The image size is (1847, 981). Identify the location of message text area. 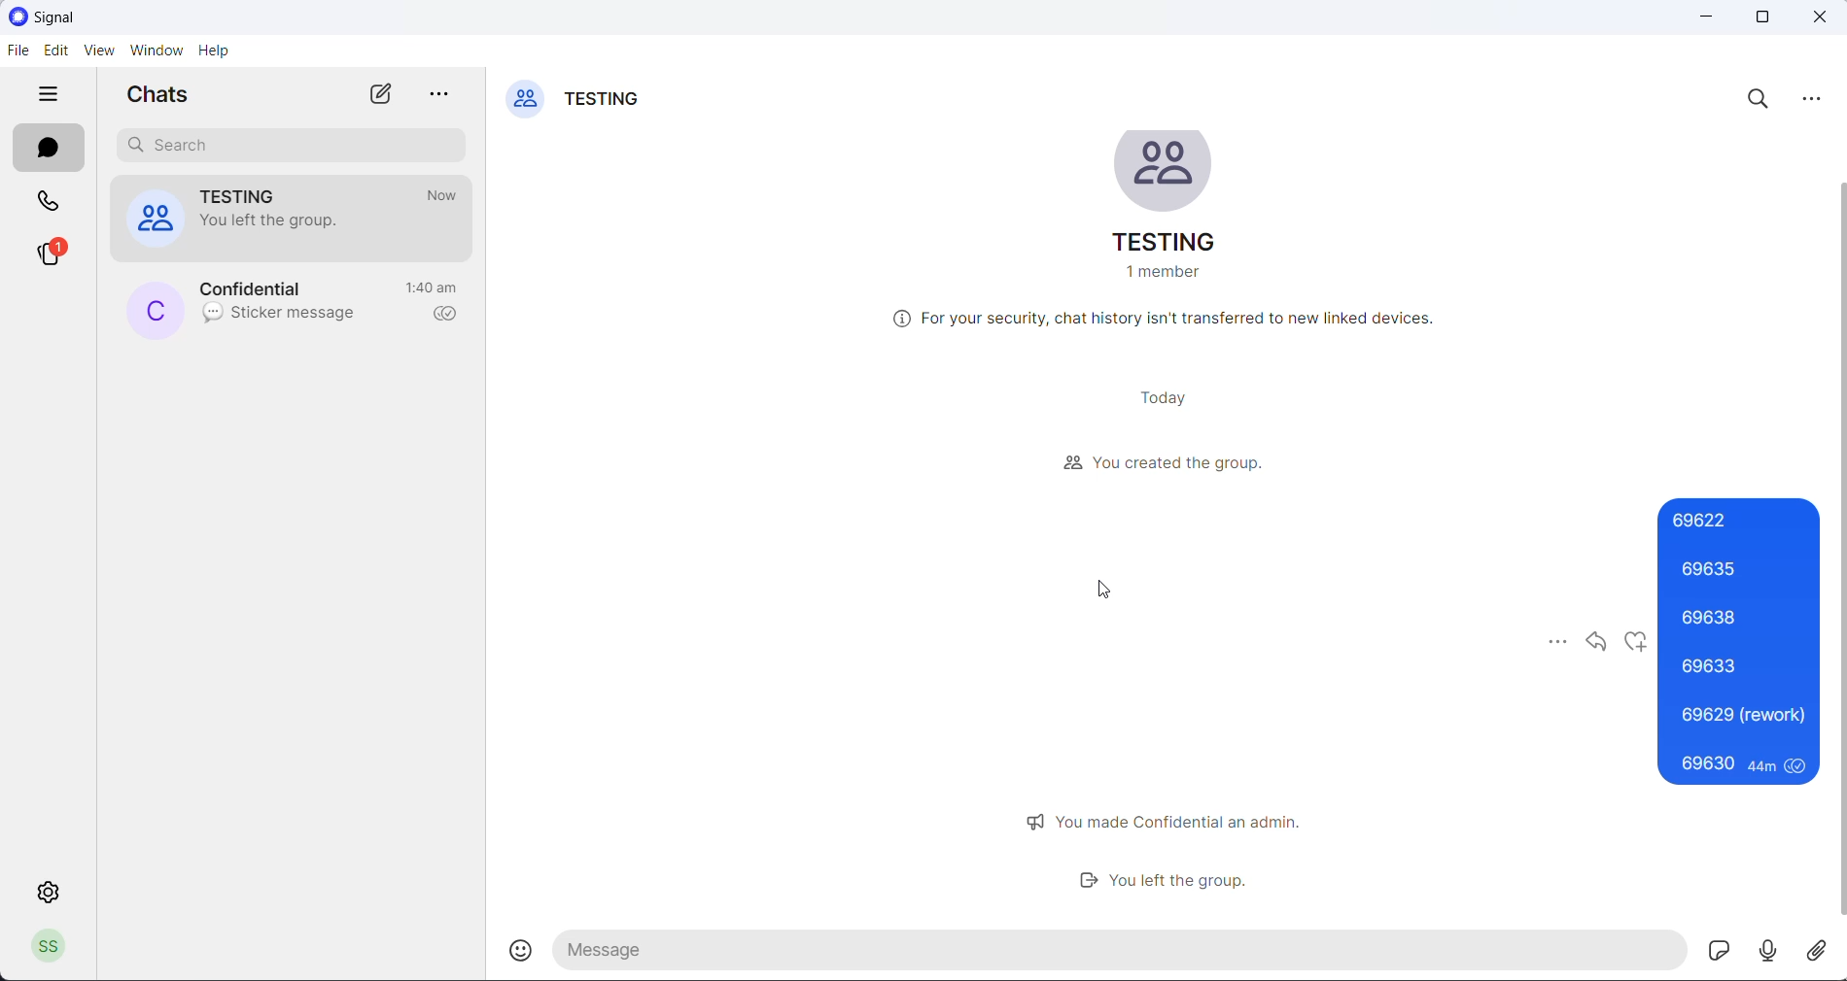
(1123, 952).